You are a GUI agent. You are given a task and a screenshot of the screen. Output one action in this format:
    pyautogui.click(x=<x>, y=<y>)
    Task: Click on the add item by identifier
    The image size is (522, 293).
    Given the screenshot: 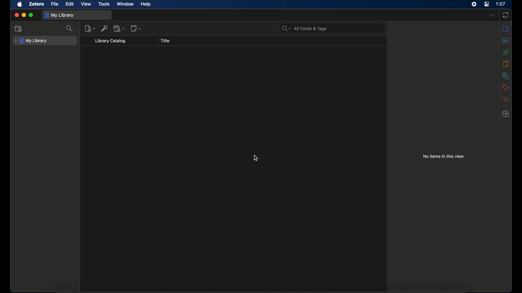 What is the action you would take?
    pyautogui.click(x=105, y=28)
    